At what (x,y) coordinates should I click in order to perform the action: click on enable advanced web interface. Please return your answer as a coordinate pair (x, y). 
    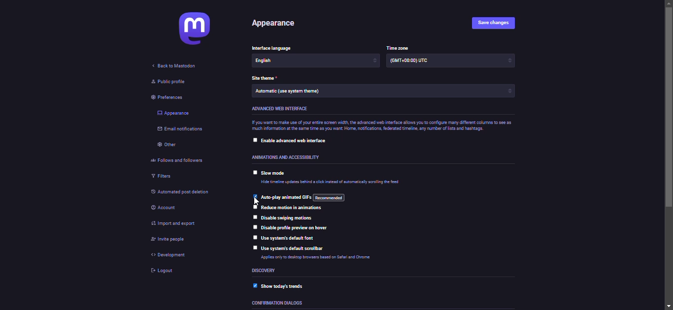
    Looking at the image, I should click on (298, 141).